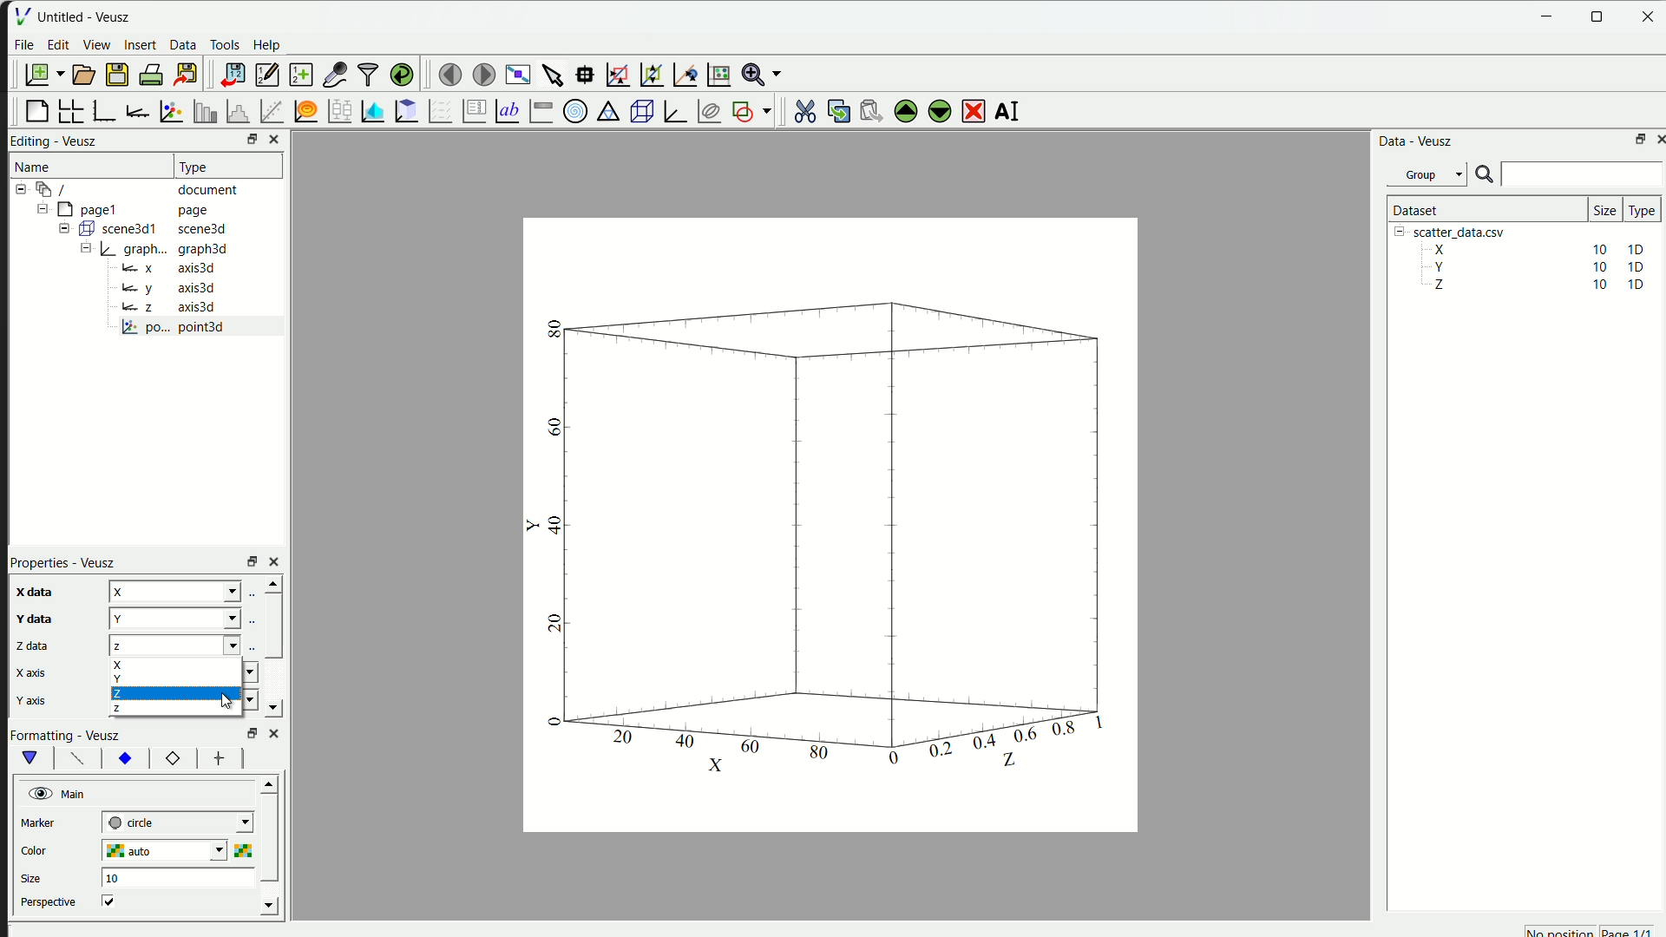 This screenshot has height=937, width=1666. I want to click on close, so click(272, 140).